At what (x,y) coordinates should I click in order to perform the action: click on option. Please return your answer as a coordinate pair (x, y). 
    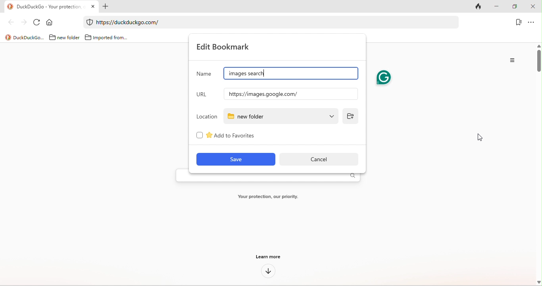
    Looking at the image, I should click on (532, 23).